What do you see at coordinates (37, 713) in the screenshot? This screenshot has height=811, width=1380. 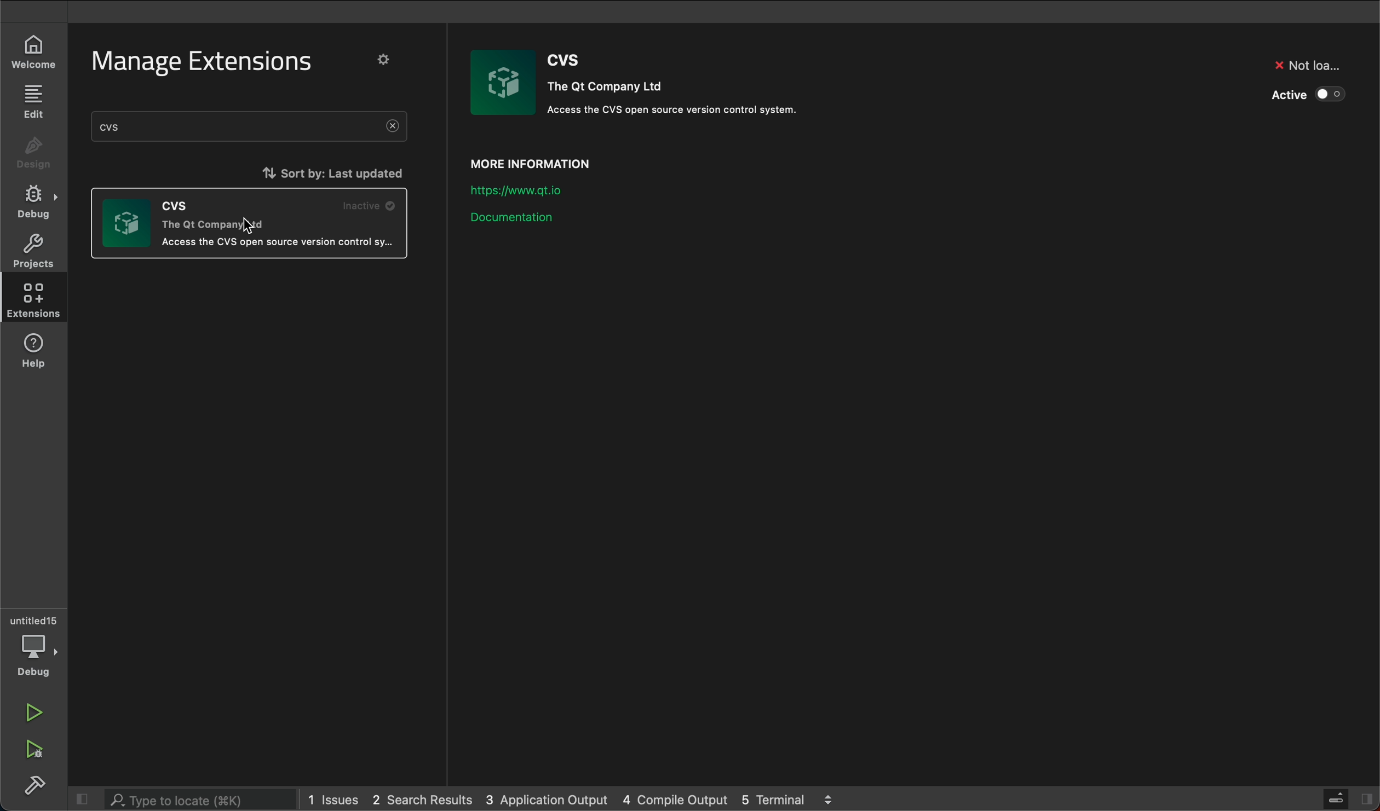 I see `run` at bounding box center [37, 713].